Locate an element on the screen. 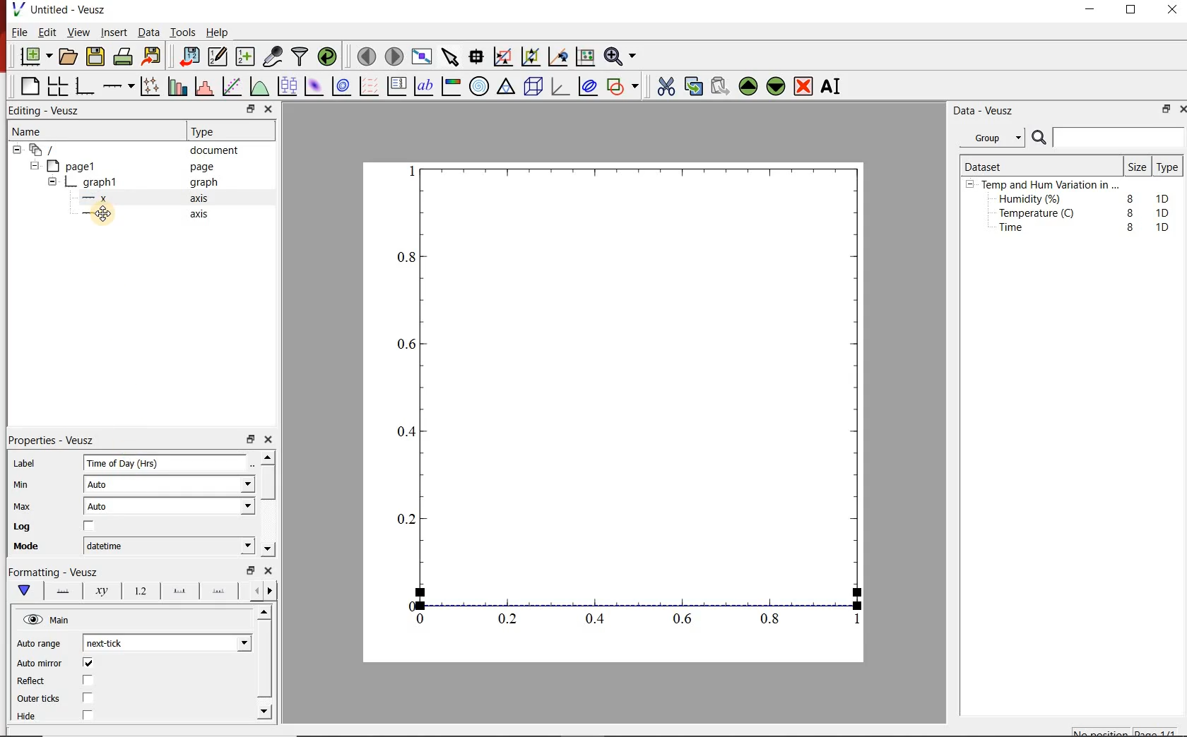  minimize is located at coordinates (1095, 10).